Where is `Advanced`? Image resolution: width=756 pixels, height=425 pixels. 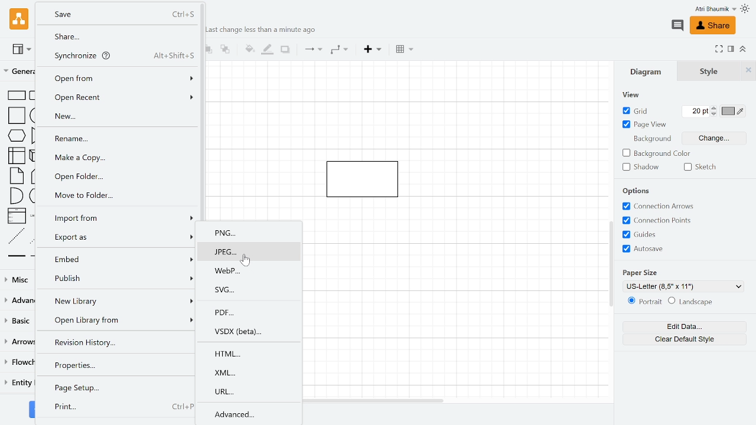
Advanced is located at coordinates (250, 414).